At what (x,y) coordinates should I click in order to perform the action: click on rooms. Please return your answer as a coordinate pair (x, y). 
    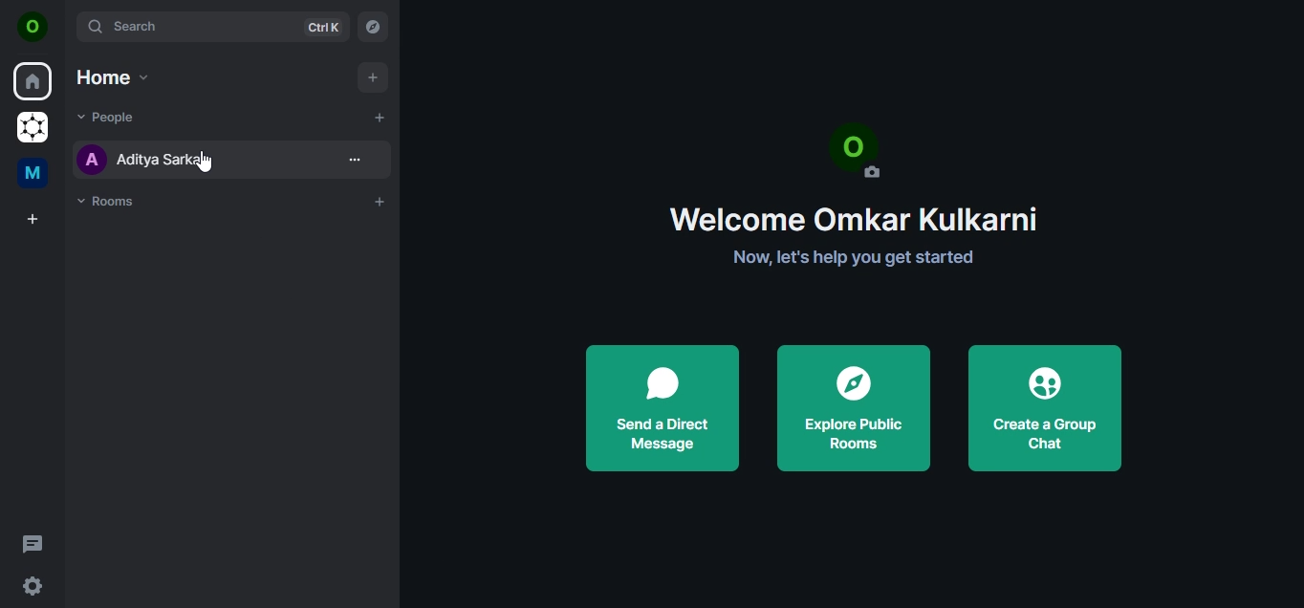
    Looking at the image, I should click on (109, 204).